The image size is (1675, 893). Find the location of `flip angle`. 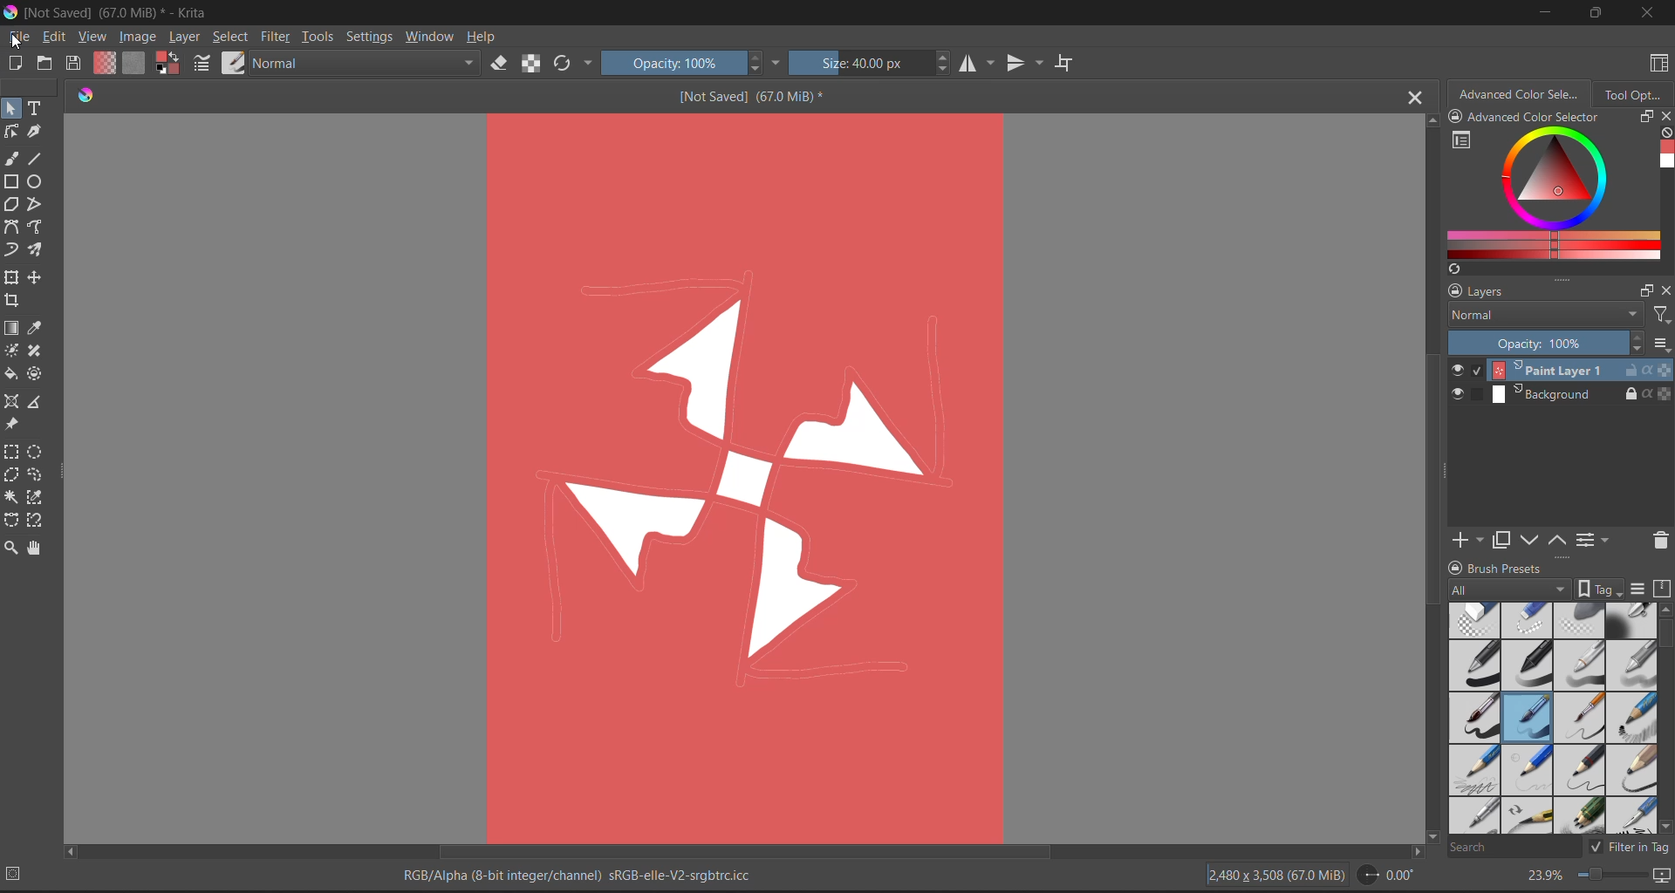

flip angle is located at coordinates (1385, 876).